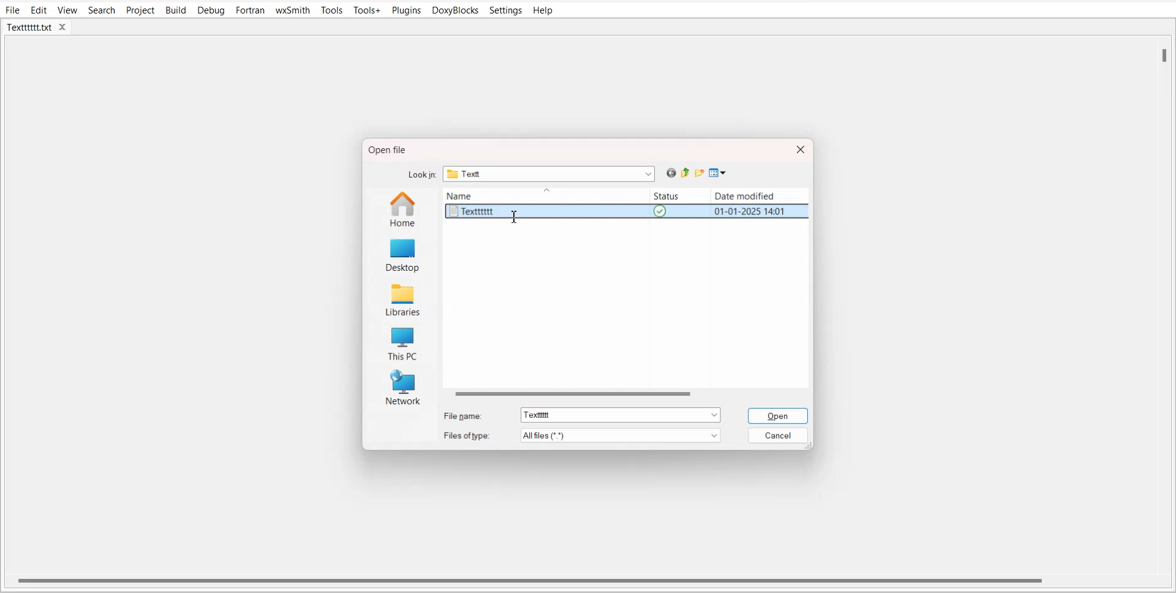 The width and height of the screenshot is (1176, 593). I want to click on Selected filename, so click(621, 415).